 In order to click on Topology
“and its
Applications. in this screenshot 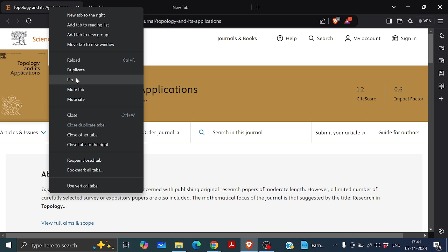, I will do `click(27, 69)`.